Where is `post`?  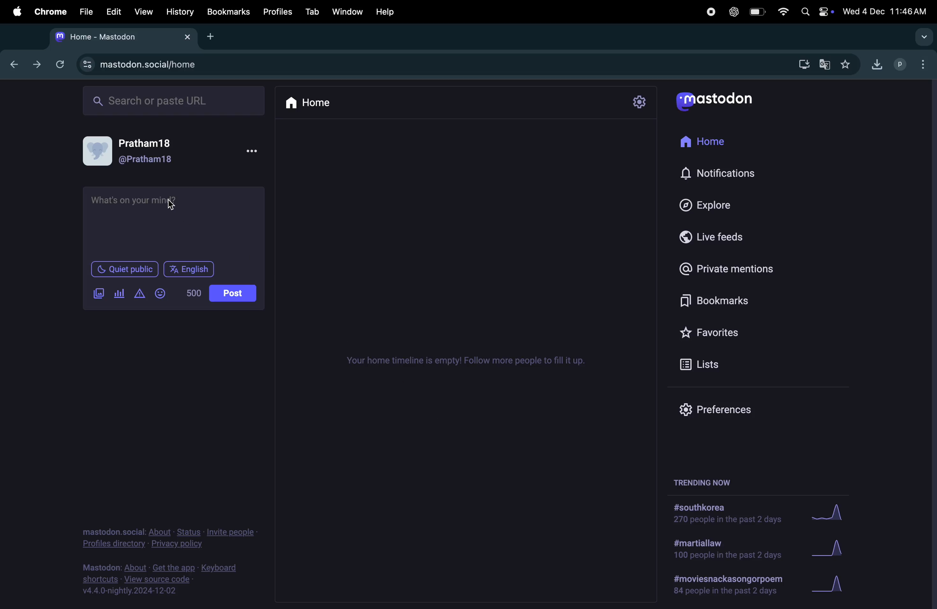
post is located at coordinates (233, 293).